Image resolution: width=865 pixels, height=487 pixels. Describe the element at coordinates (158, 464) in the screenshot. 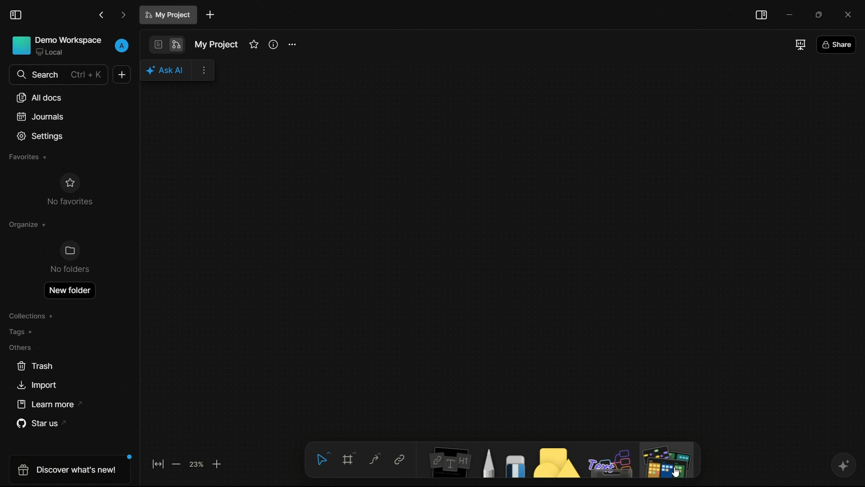

I see `fit to screen` at that location.